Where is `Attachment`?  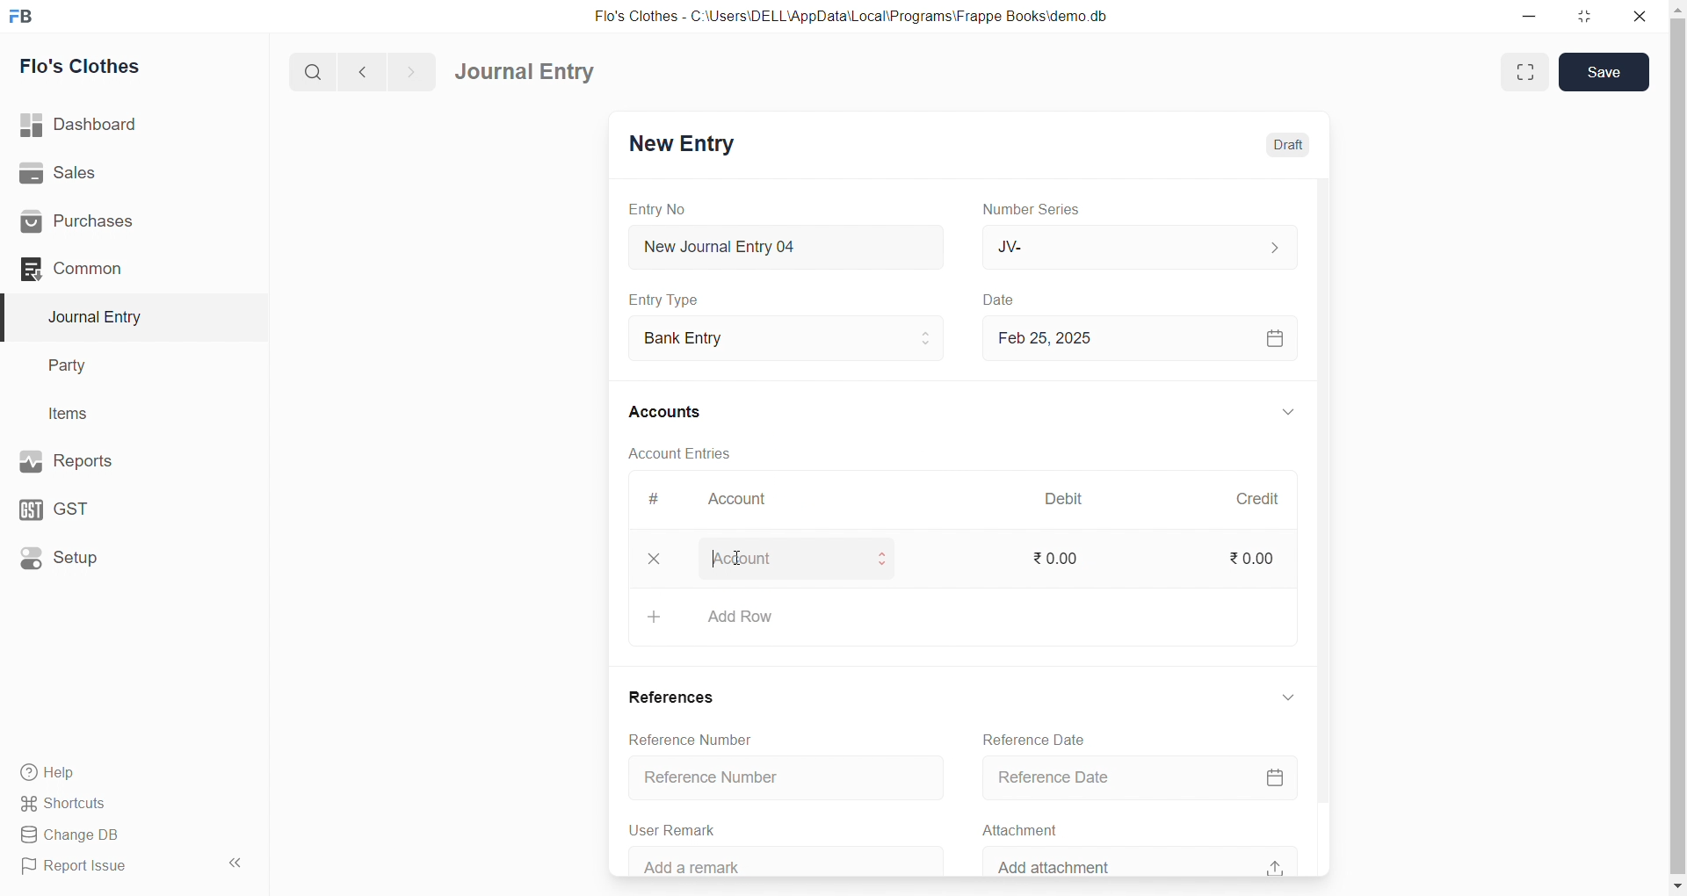 Attachment is located at coordinates (1021, 827).